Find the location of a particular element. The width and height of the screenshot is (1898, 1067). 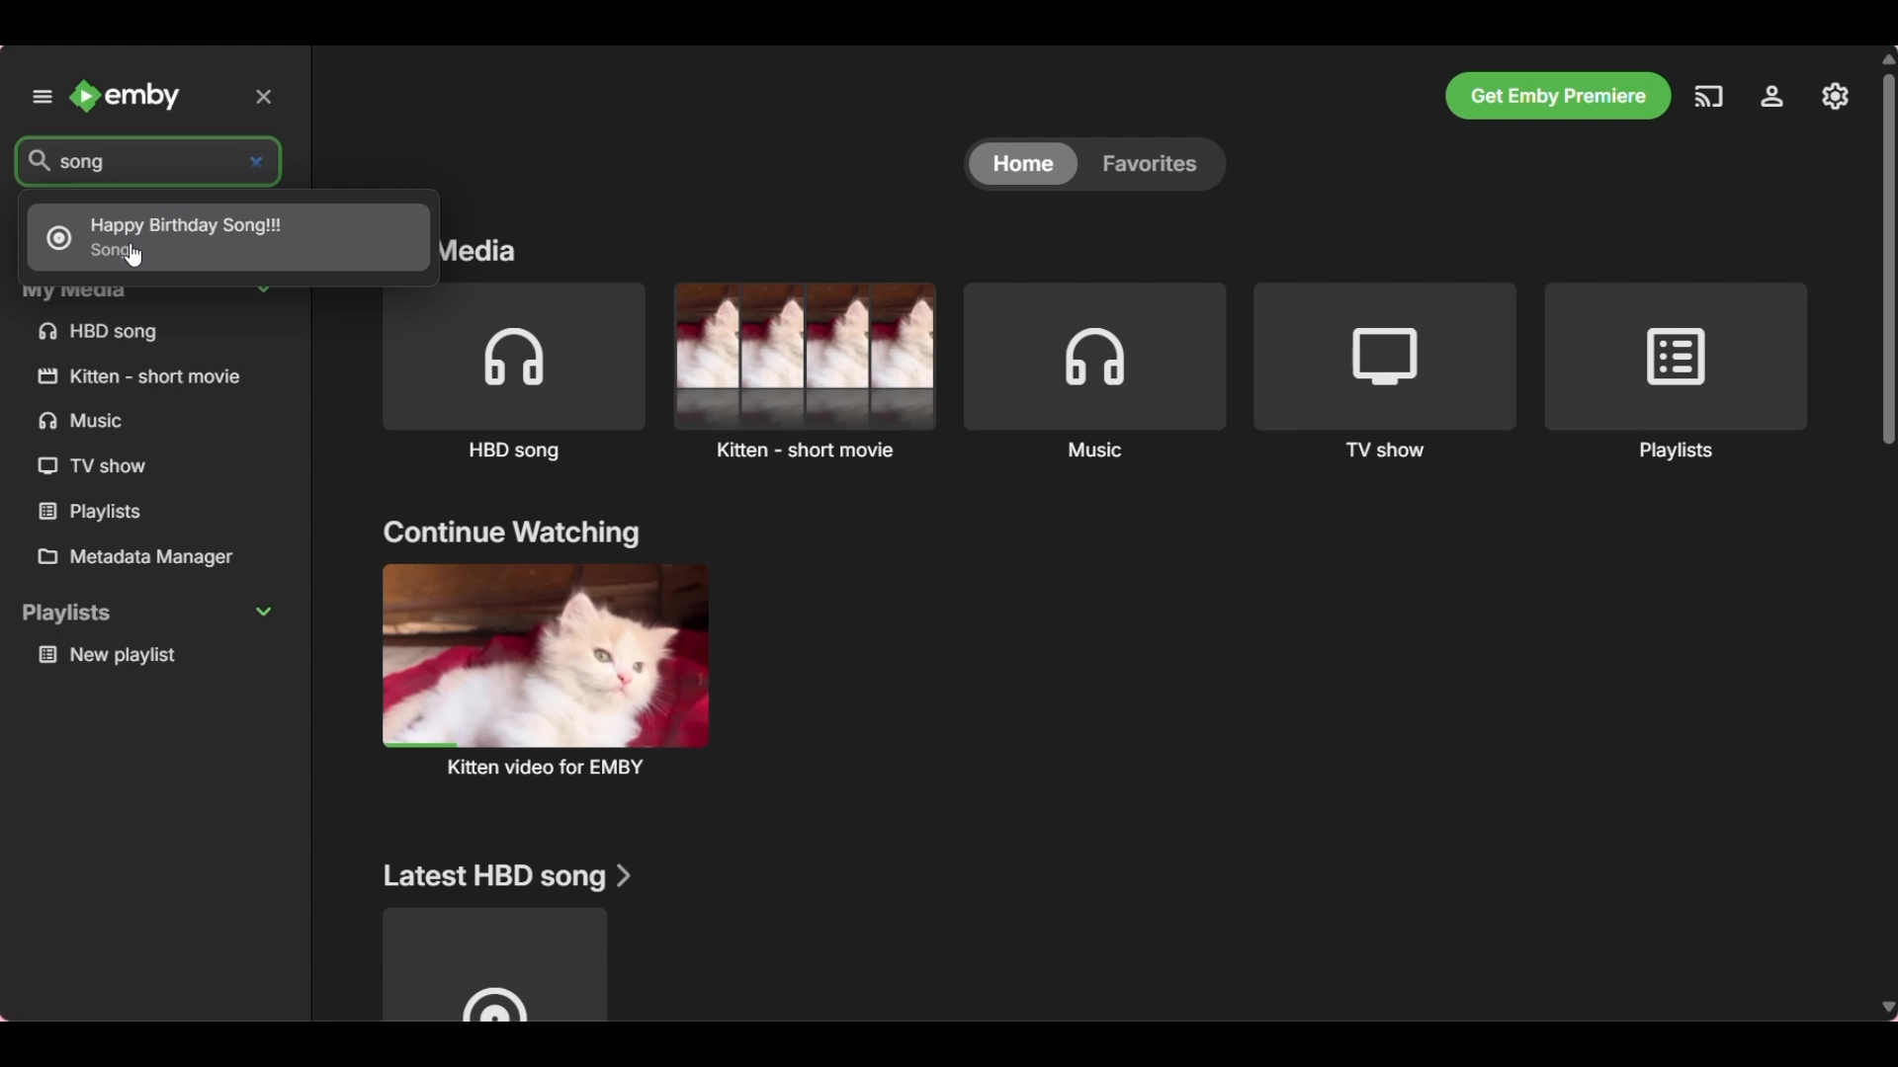

kitten video for EMBY is located at coordinates (544, 669).